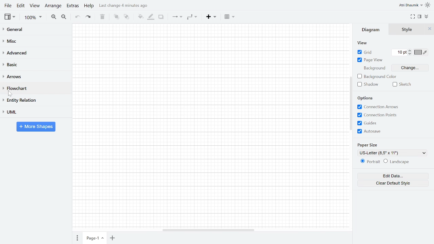 The height and width of the screenshot is (244, 434). What do you see at coordinates (73, 7) in the screenshot?
I see `Extras` at bounding box center [73, 7].